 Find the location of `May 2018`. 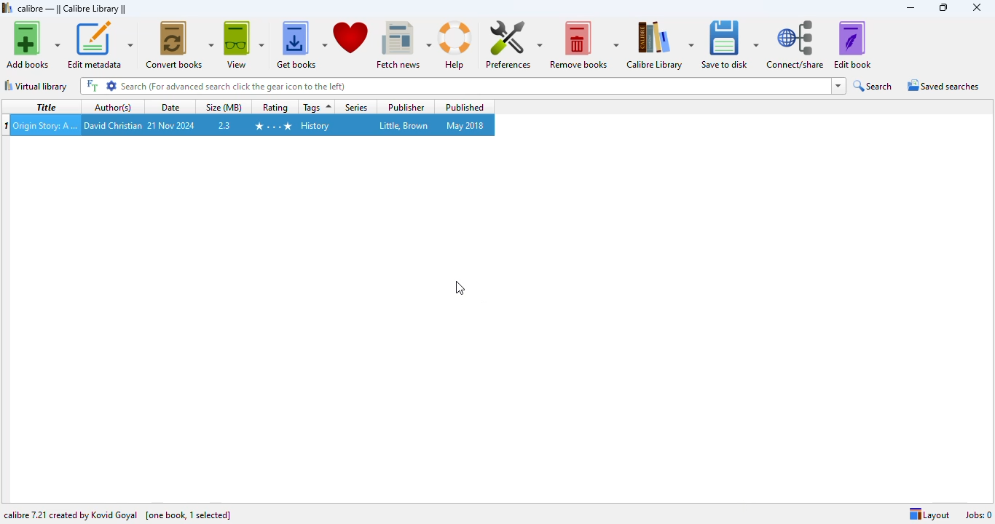

May 2018 is located at coordinates (465, 125).